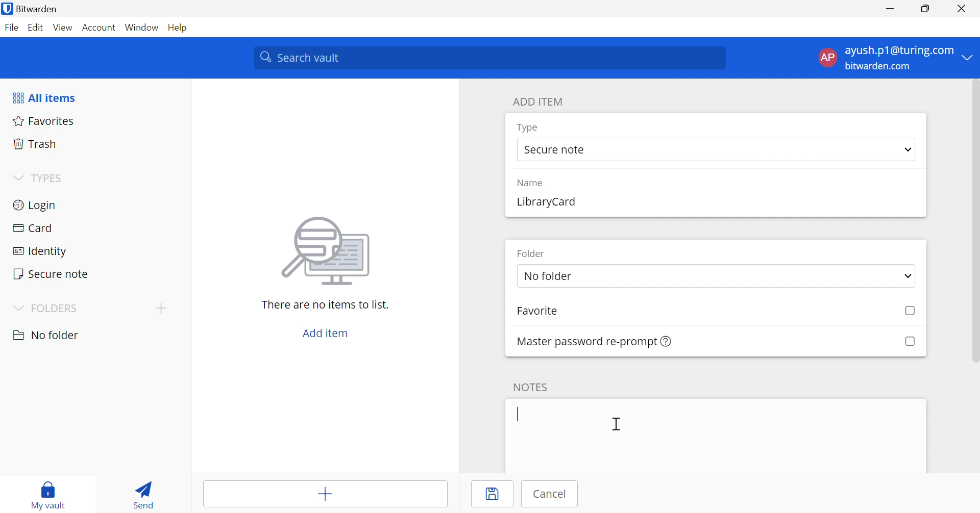  What do you see at coordinates (528, 129) in the screenshot?
I see `Type` at bounding box center [528, 129].